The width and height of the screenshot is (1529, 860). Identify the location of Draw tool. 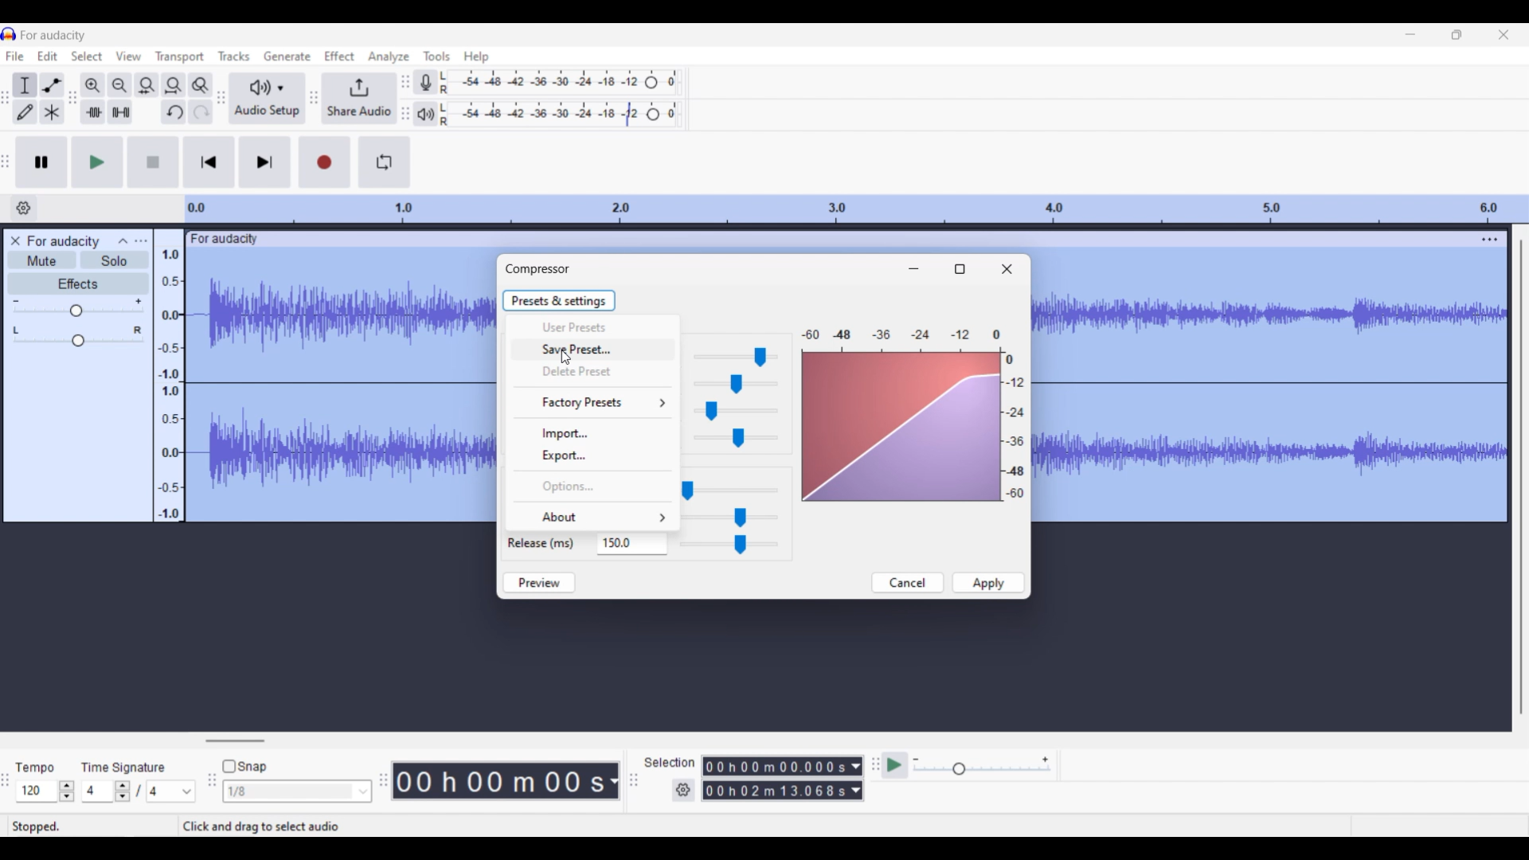
(25, 112).